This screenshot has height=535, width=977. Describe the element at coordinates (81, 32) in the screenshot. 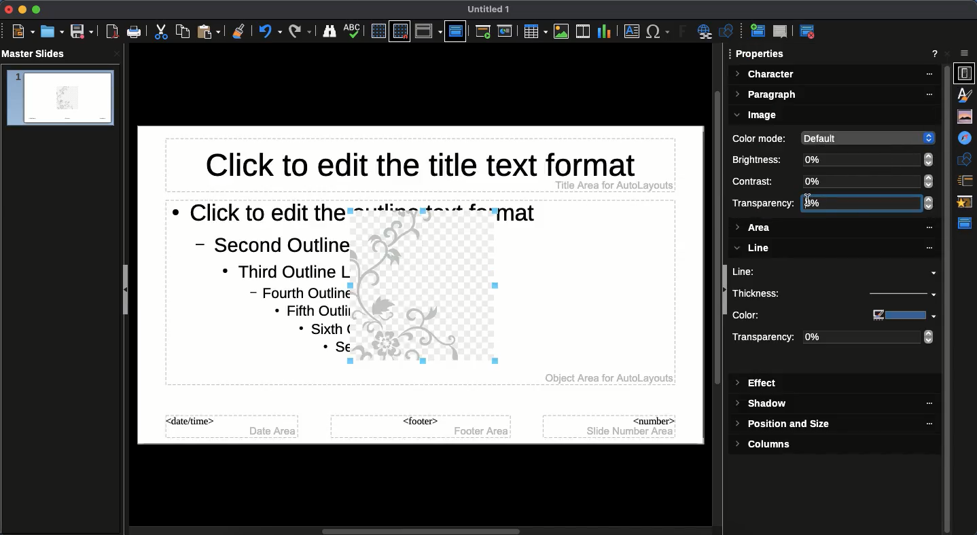

I see `Save` at that location.